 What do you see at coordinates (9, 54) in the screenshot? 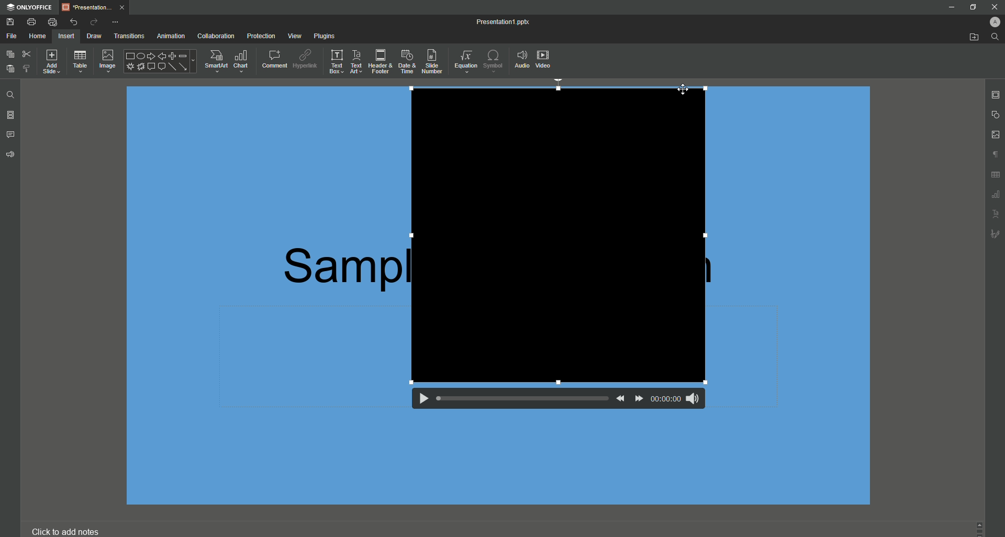
I see `Copy` at bounding box center [9, 54].